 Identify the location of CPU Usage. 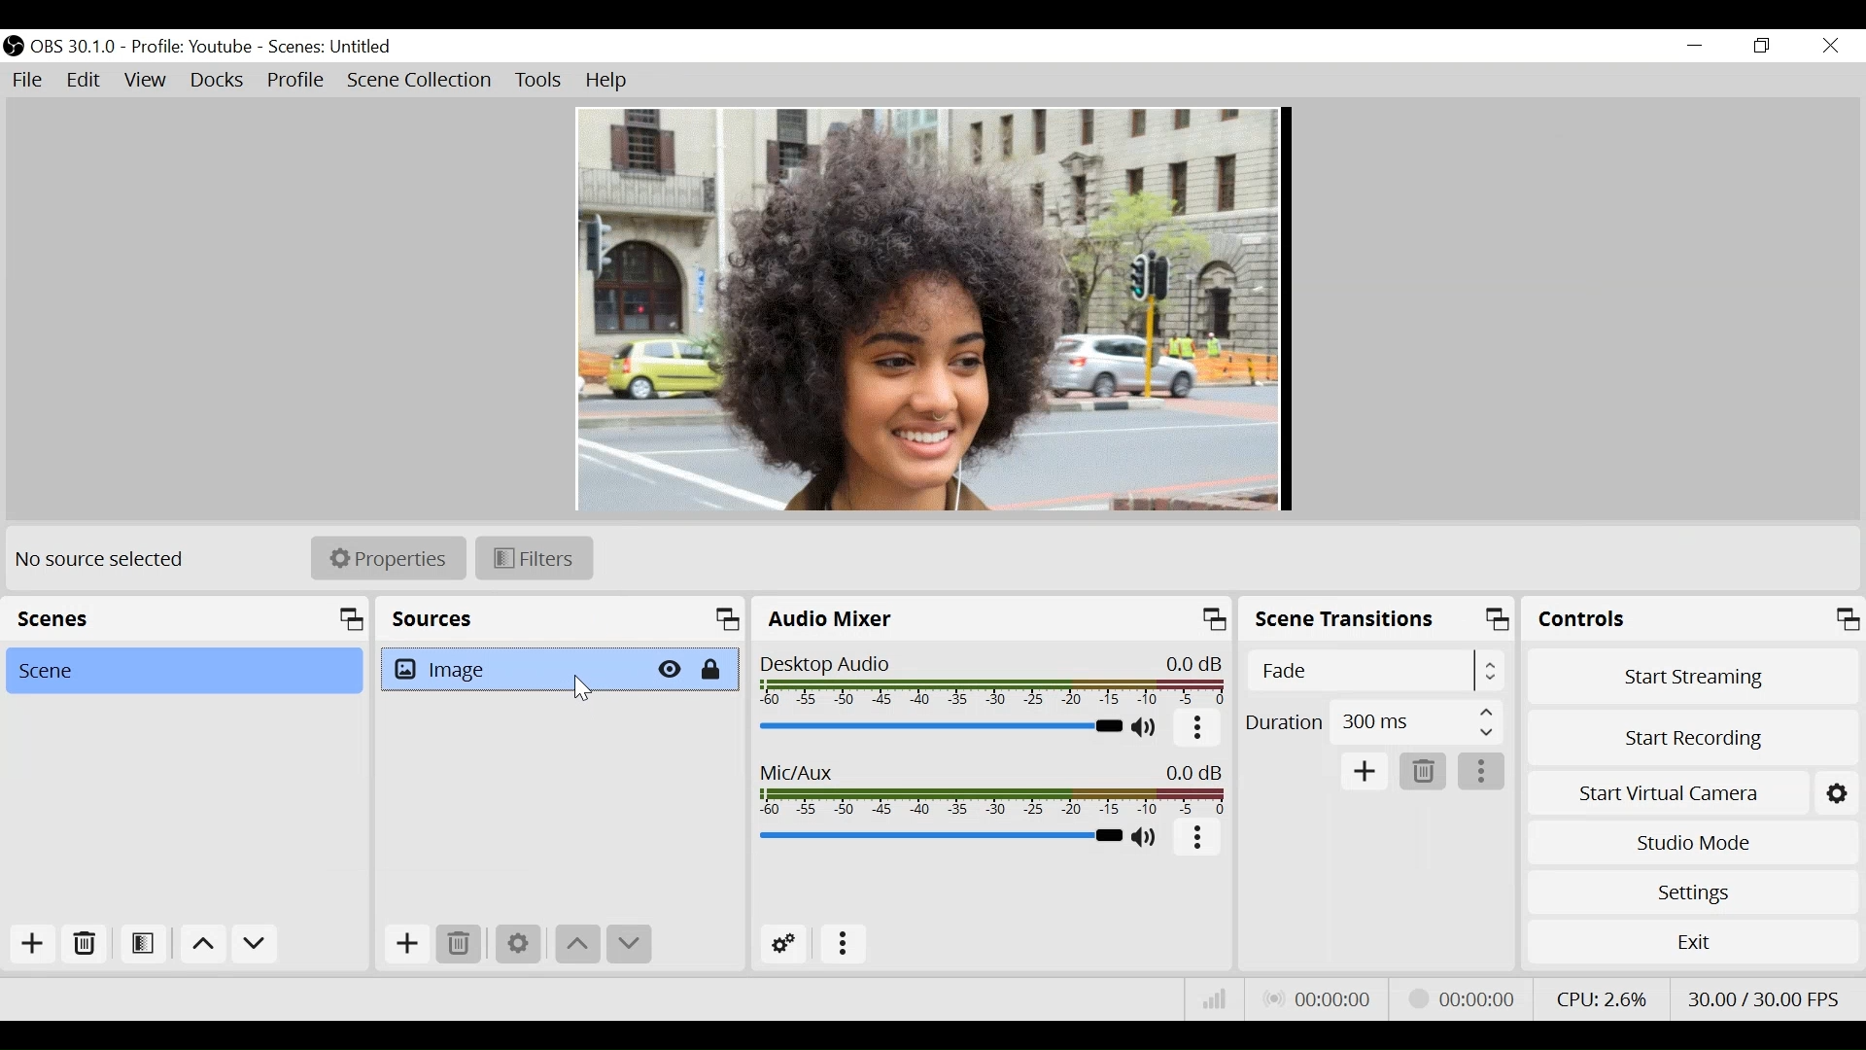
(1607, 998).